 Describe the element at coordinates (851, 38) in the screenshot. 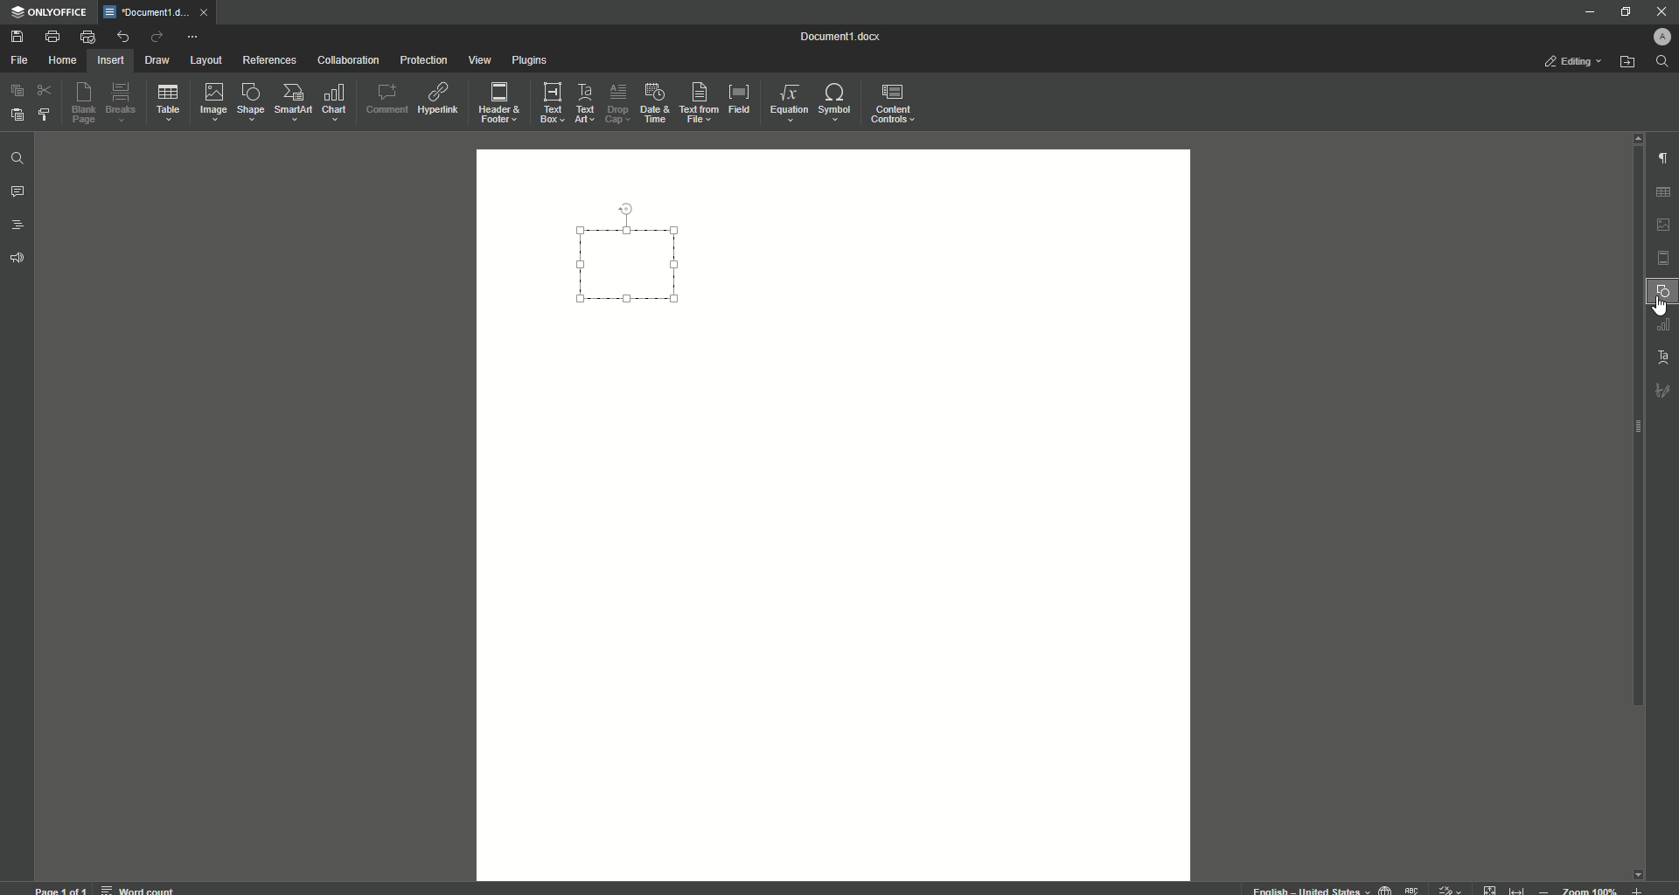

I see `Document 1` at that location.